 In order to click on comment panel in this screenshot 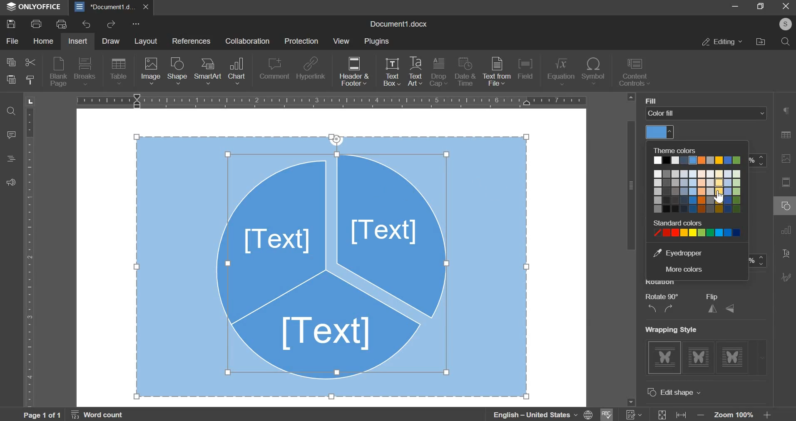, I will do `click(12, 136)`.